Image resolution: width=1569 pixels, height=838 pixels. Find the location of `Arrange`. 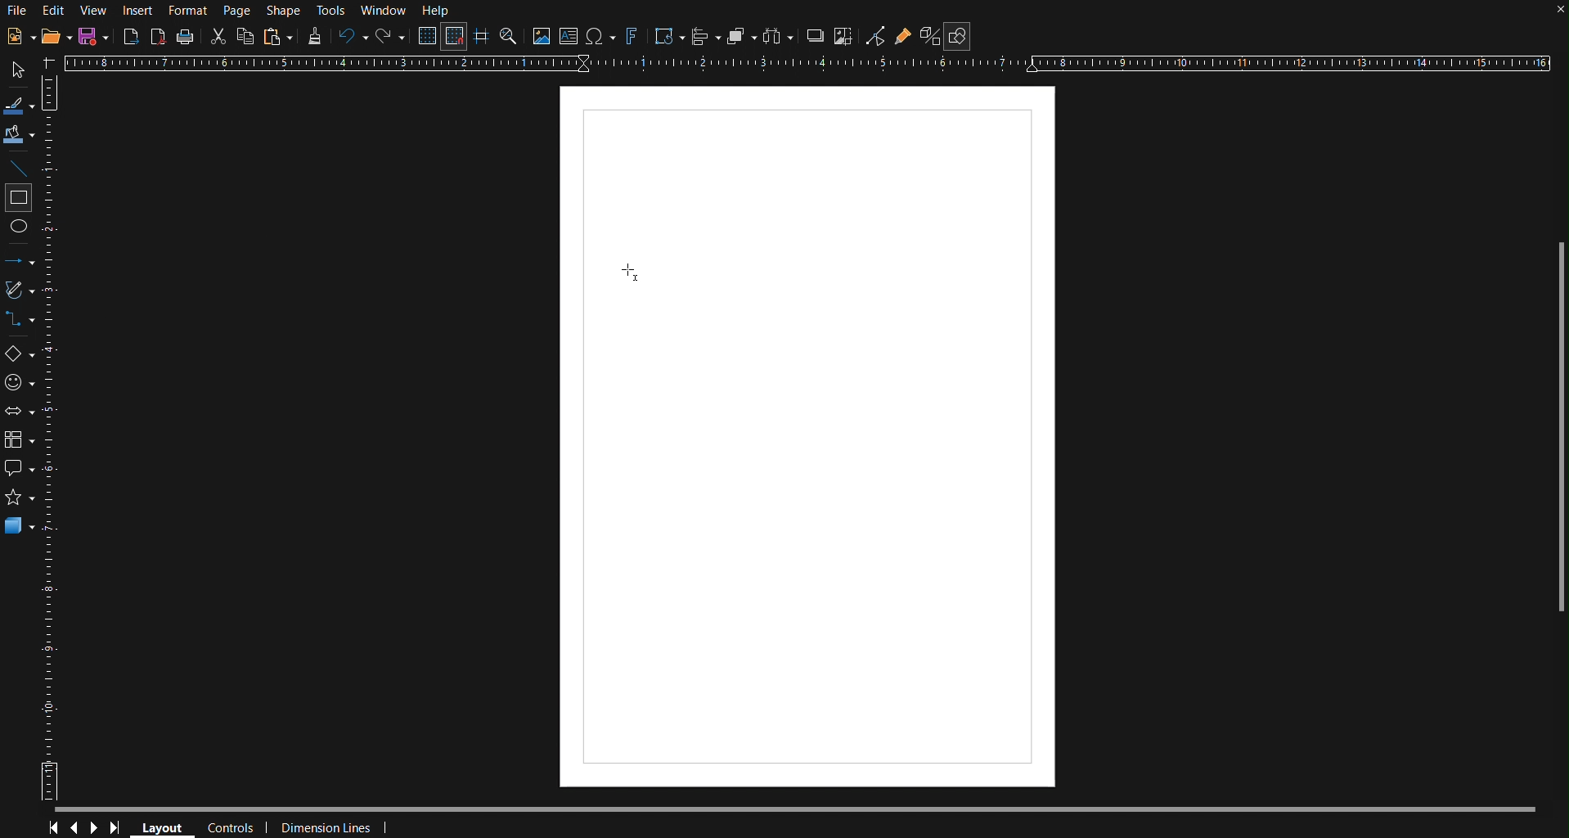

Arrange is located at coordinates (742, 35).